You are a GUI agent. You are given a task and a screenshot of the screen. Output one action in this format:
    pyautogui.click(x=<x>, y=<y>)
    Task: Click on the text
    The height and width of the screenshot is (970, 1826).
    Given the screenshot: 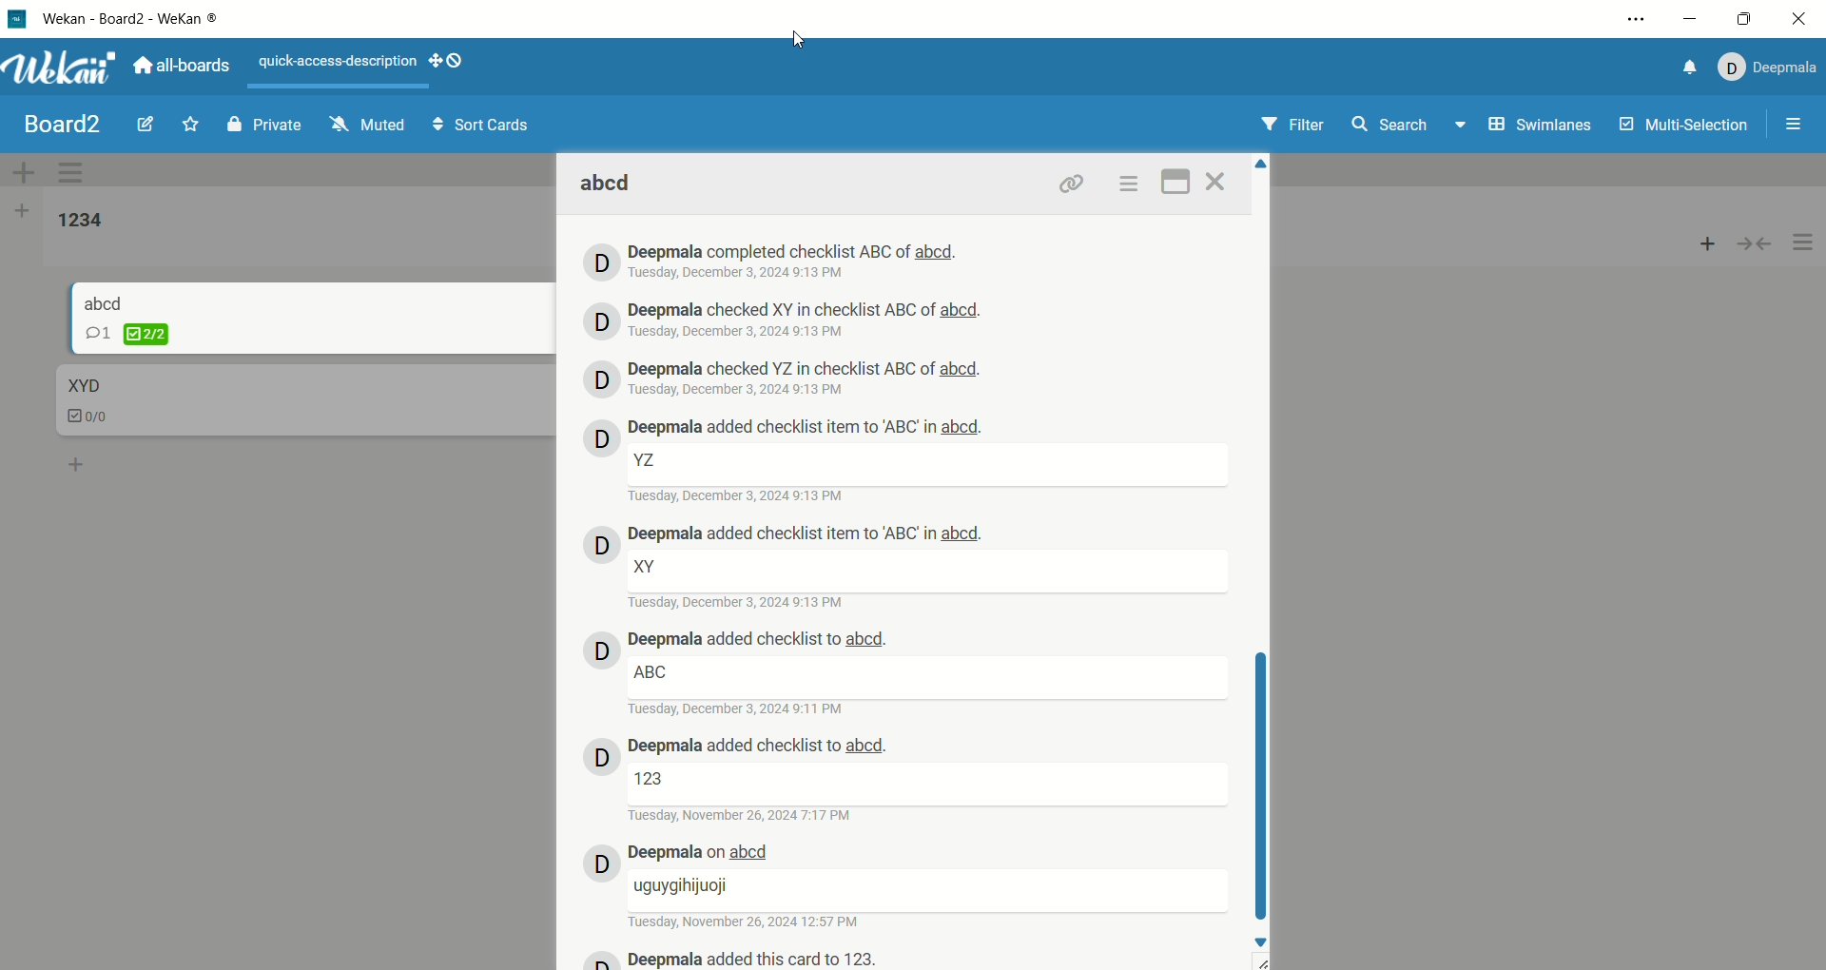 What is the action you would take?
    pyautogui.click(x=651, y=672)
    